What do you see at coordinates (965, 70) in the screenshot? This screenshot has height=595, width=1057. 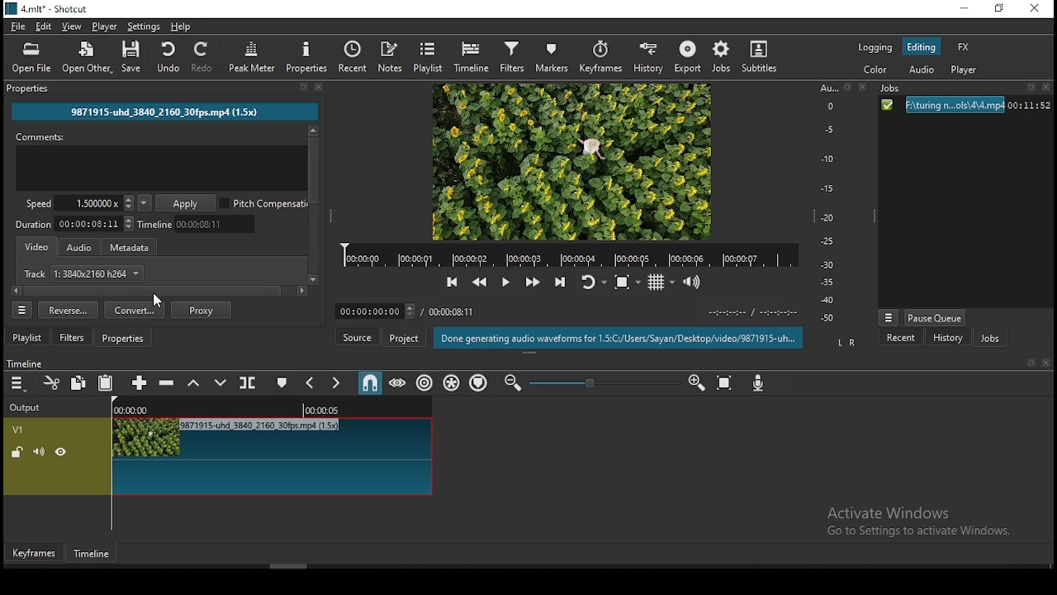 I see `player` at bounding box center [965, 70].